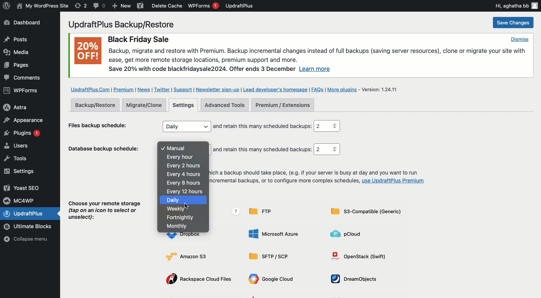 The image size is (541, 298). Describe the element at coordinates (126, 24) in the screenshot. I see `UpdraftPlus Backup/Restore` at that location.